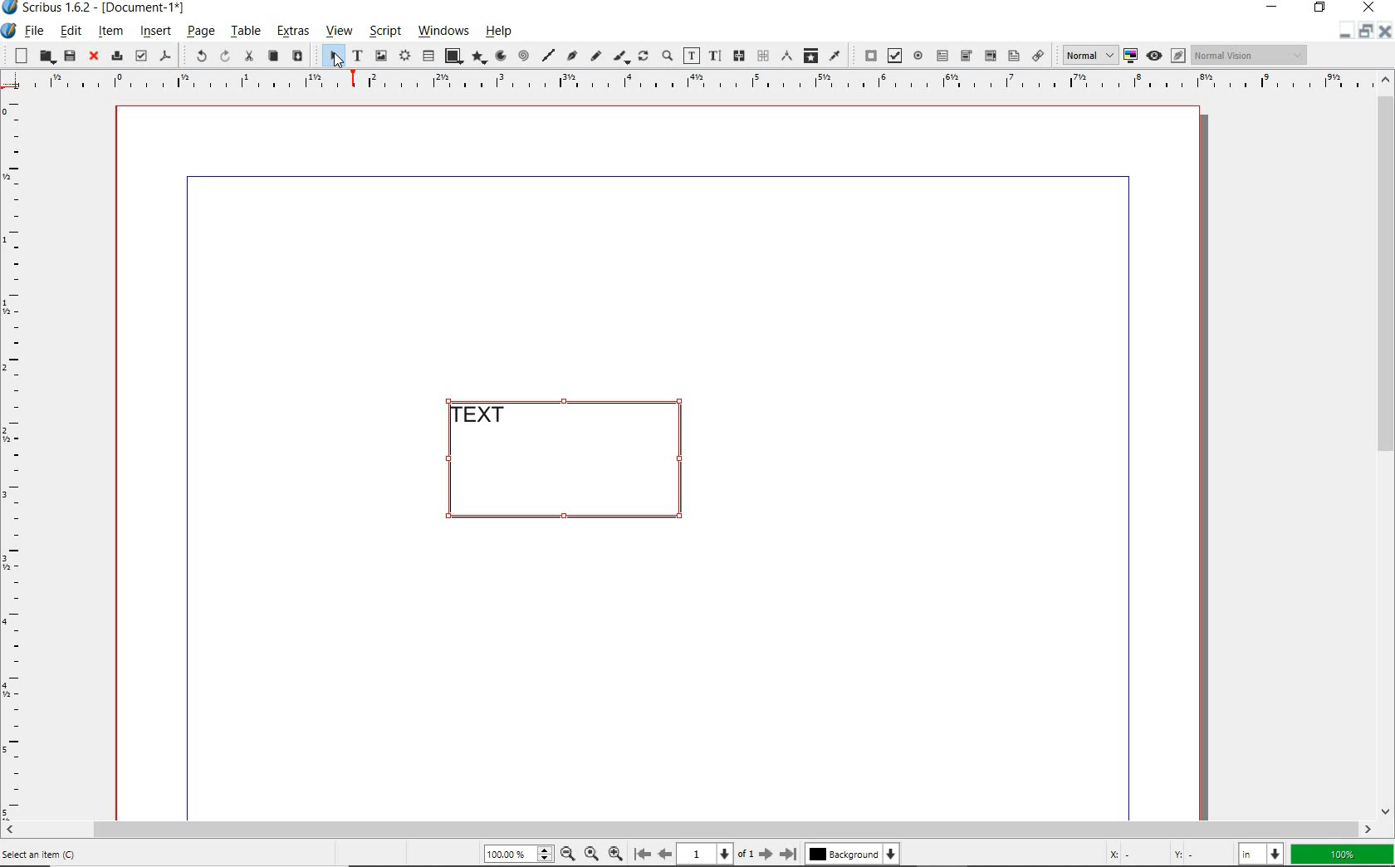 The width and height of the screenshot is (1395, 867). Describe the element at coordinates (355, 56) in the screenshot. I see `text frame` at that location.